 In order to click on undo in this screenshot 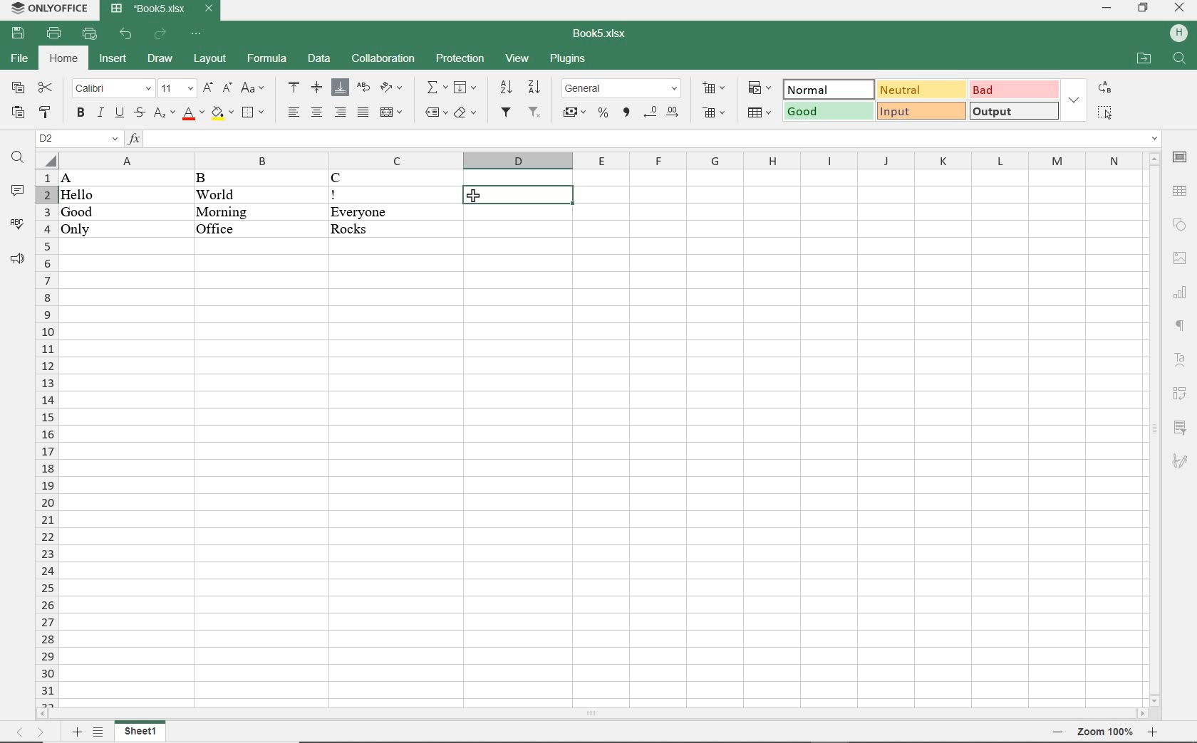, I will do `click(128, 34)`.